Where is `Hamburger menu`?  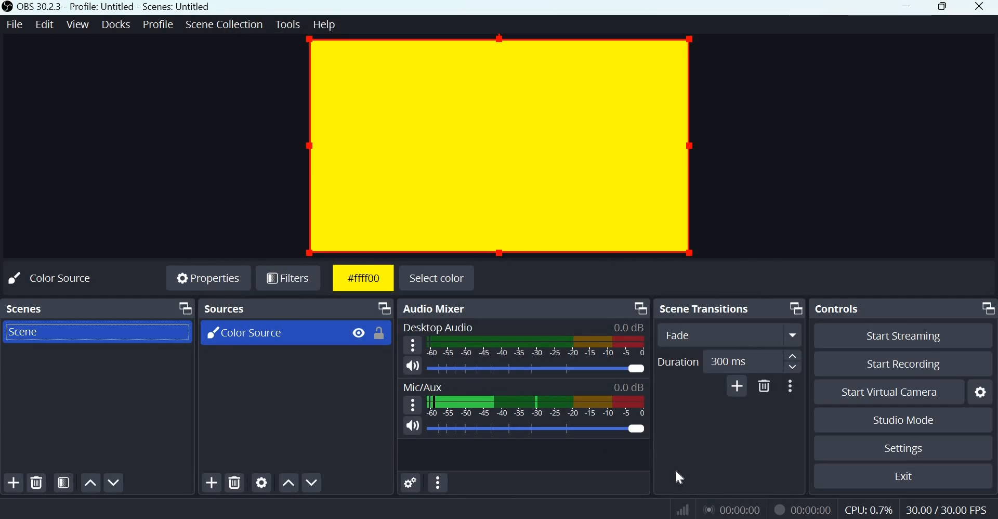 Hamburger menu is located at coordinates (413, 345).